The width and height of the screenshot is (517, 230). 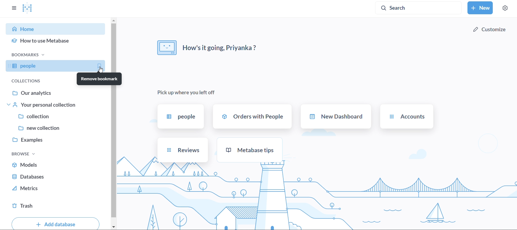 What do you see at coordinates (337, 116) in the screenshot?
I see `new dashboard` at bounding box center [337, 116].